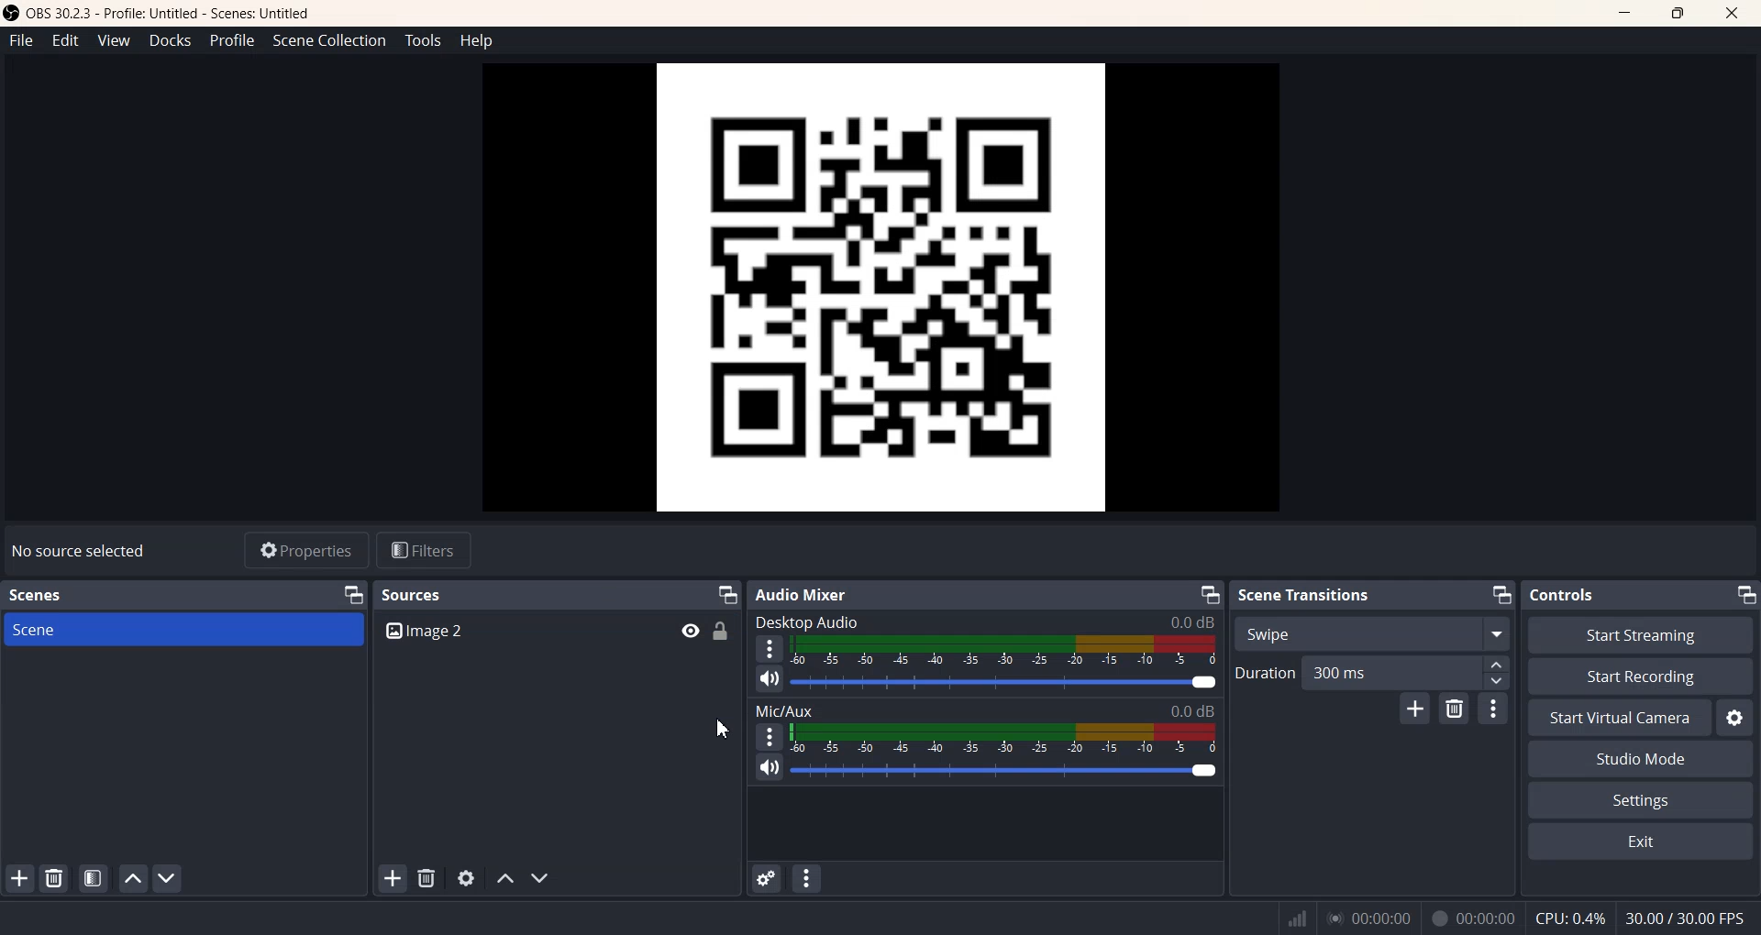 The image size is (1761, 935). I want to click on Add Sources, so click(393, 879).